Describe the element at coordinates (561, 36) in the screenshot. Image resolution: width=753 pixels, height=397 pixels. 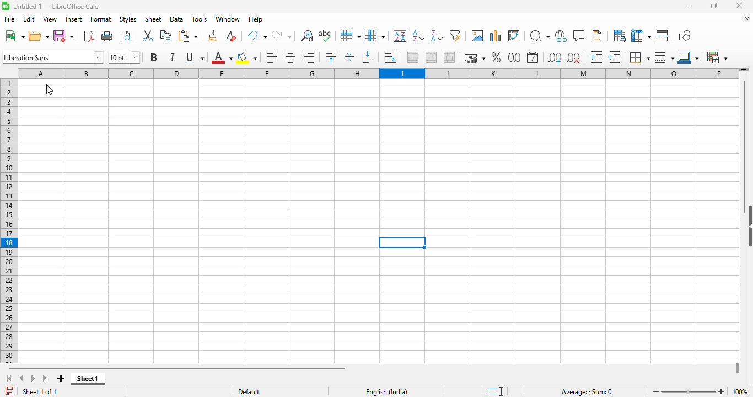
I see `insert hyperlink` at that location.